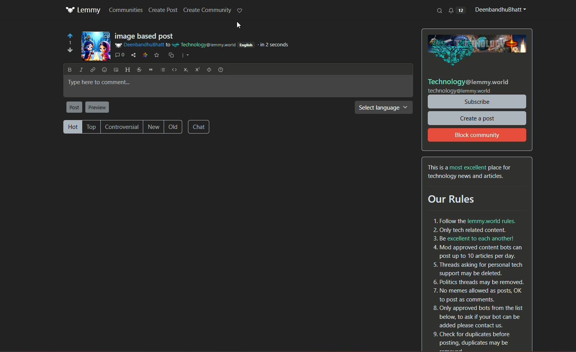 The height and width of the screenshot is (352, 576). Describe the element at coordinates (477, 252) in the screenshot. I see `4. Mod approved content bots can post up to 10 articles per day.` at that location.